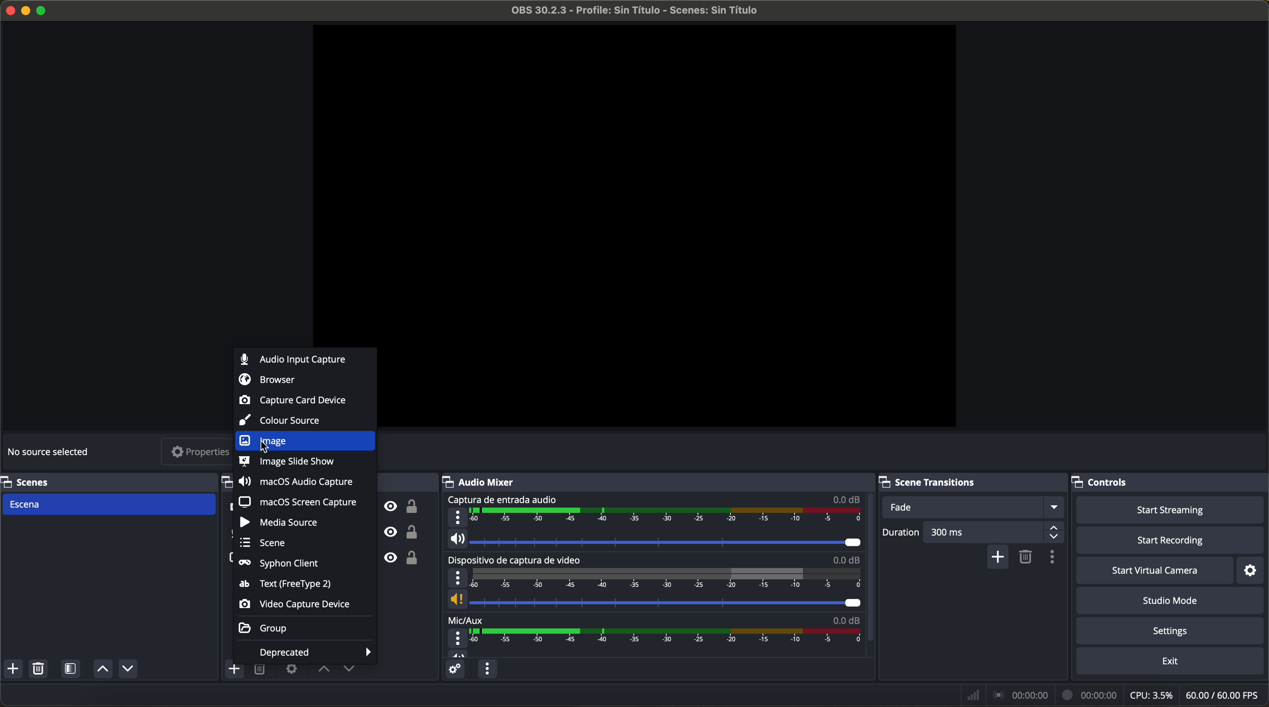 The width and height of the screenshot is (1269, 707). What do you see at coordinates (311, 652) in the screenshot?
I see `deprecated` at bounding box center [311, 652].